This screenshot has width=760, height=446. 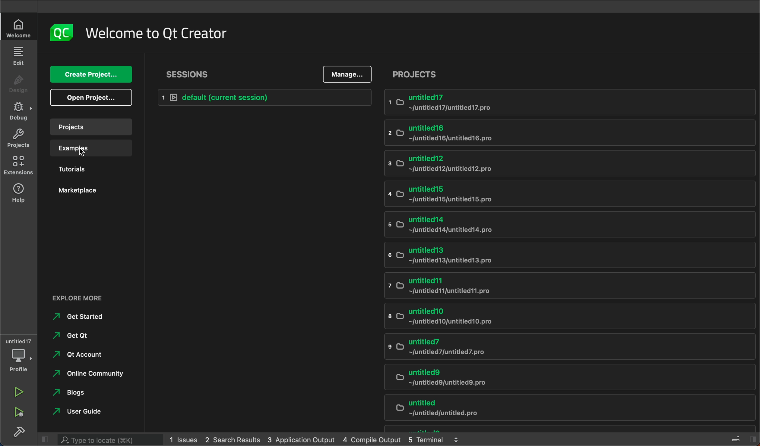 What do you see at coordinates (21, 431) in the screenshot?
I see `build` at bounding box center [21, 431].